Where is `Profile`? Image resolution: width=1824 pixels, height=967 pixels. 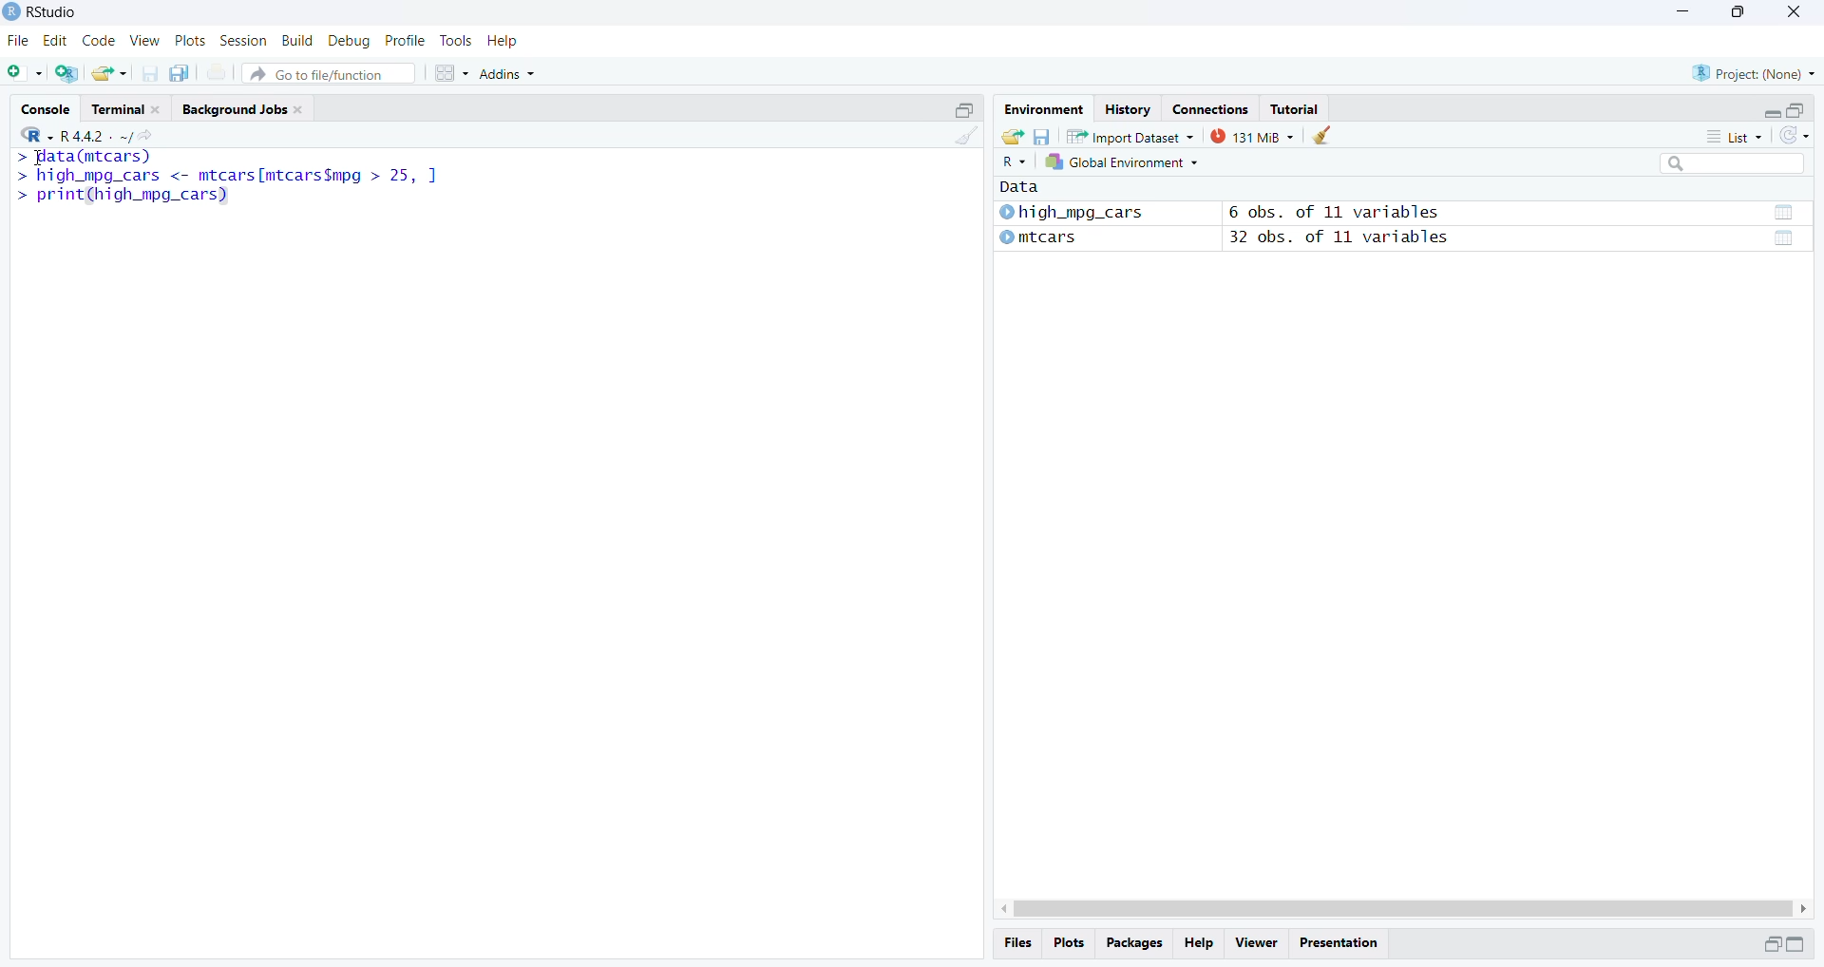 Profile is located at coordinates (405, 41).